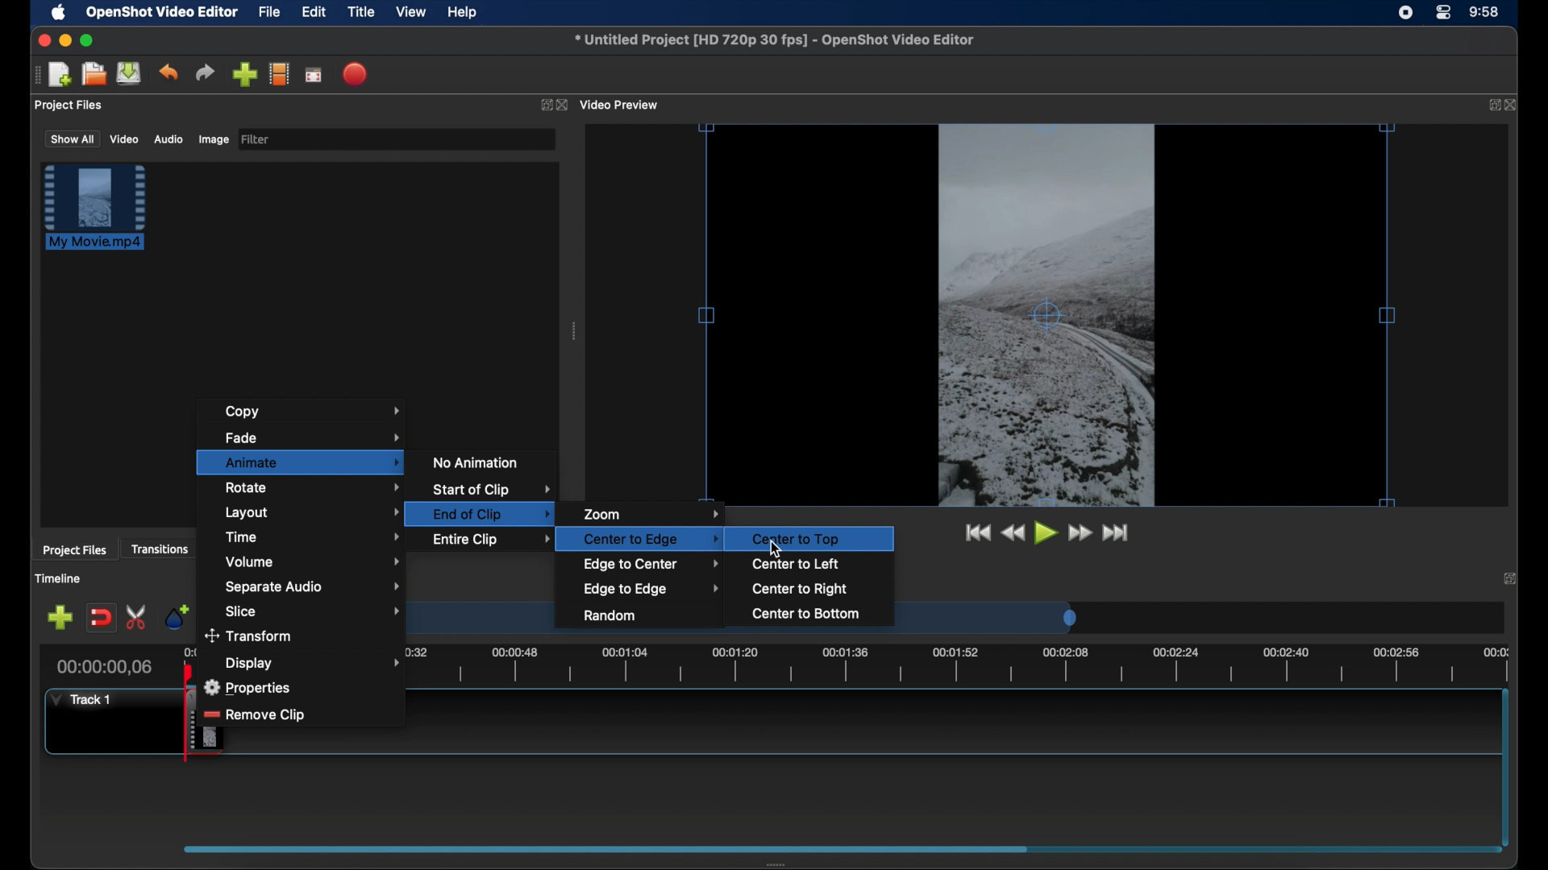 This screenshot has height=870, width=1548. Describe the element at coordinates (1047, 533) in the screenshot. I see `play` at that location.